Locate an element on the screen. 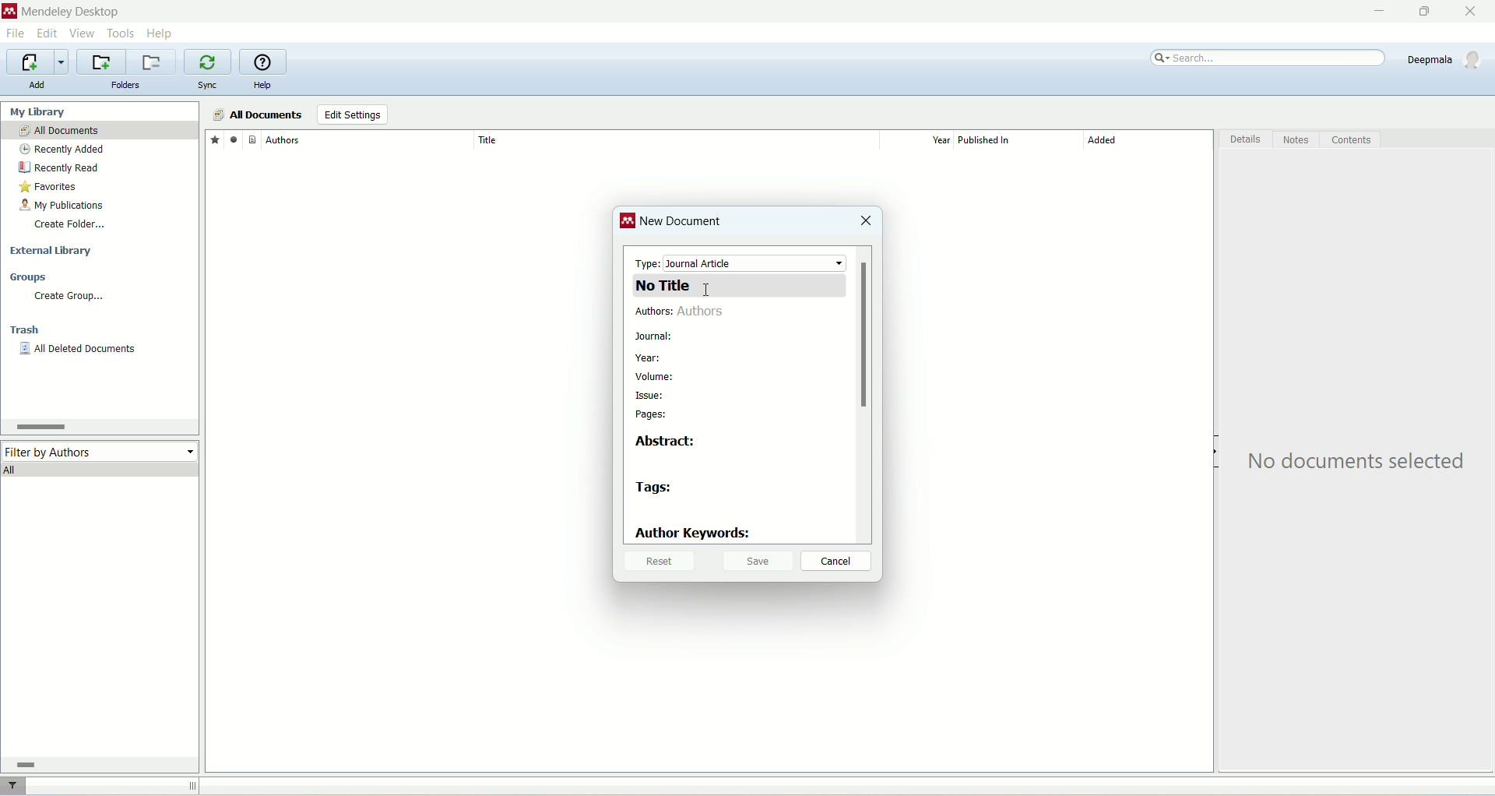 The width and height of the screenshot is (1495, 796). recently read is located at coordinates (58, 167).